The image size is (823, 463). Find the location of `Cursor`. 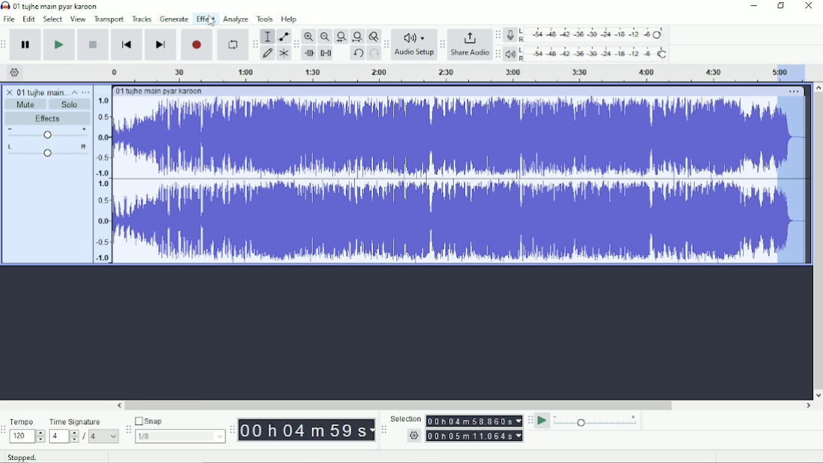

Cursor is located at coordinates (212, 20).